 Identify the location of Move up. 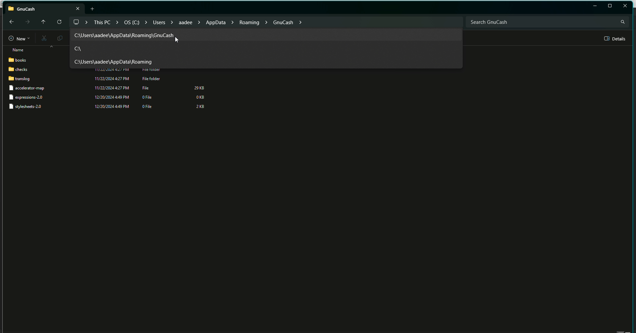
(42, 21).